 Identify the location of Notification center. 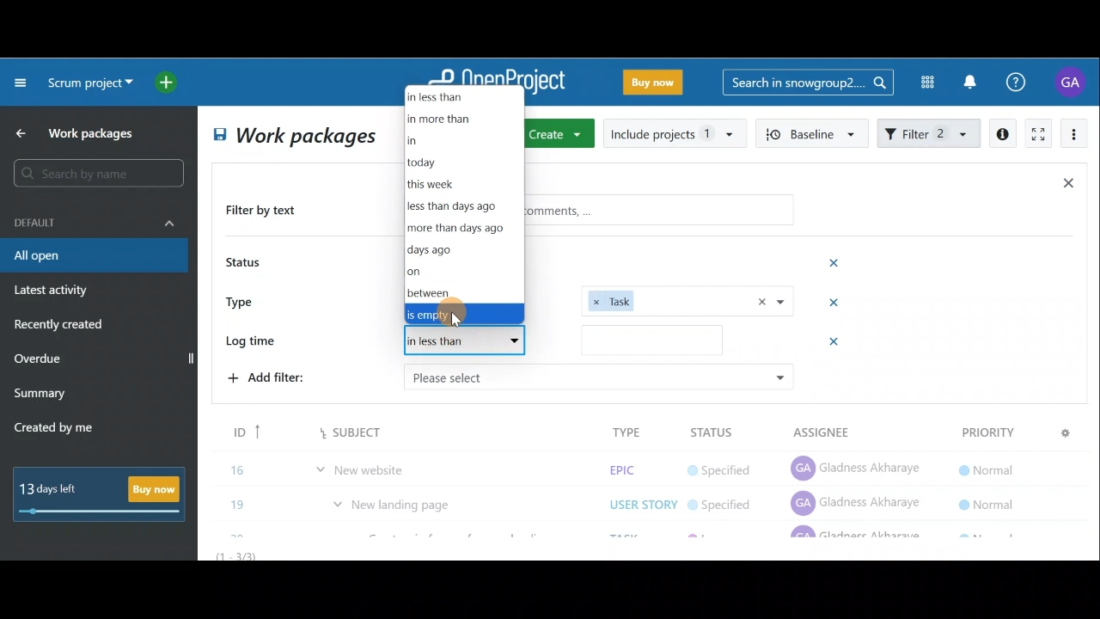
(972, 80).